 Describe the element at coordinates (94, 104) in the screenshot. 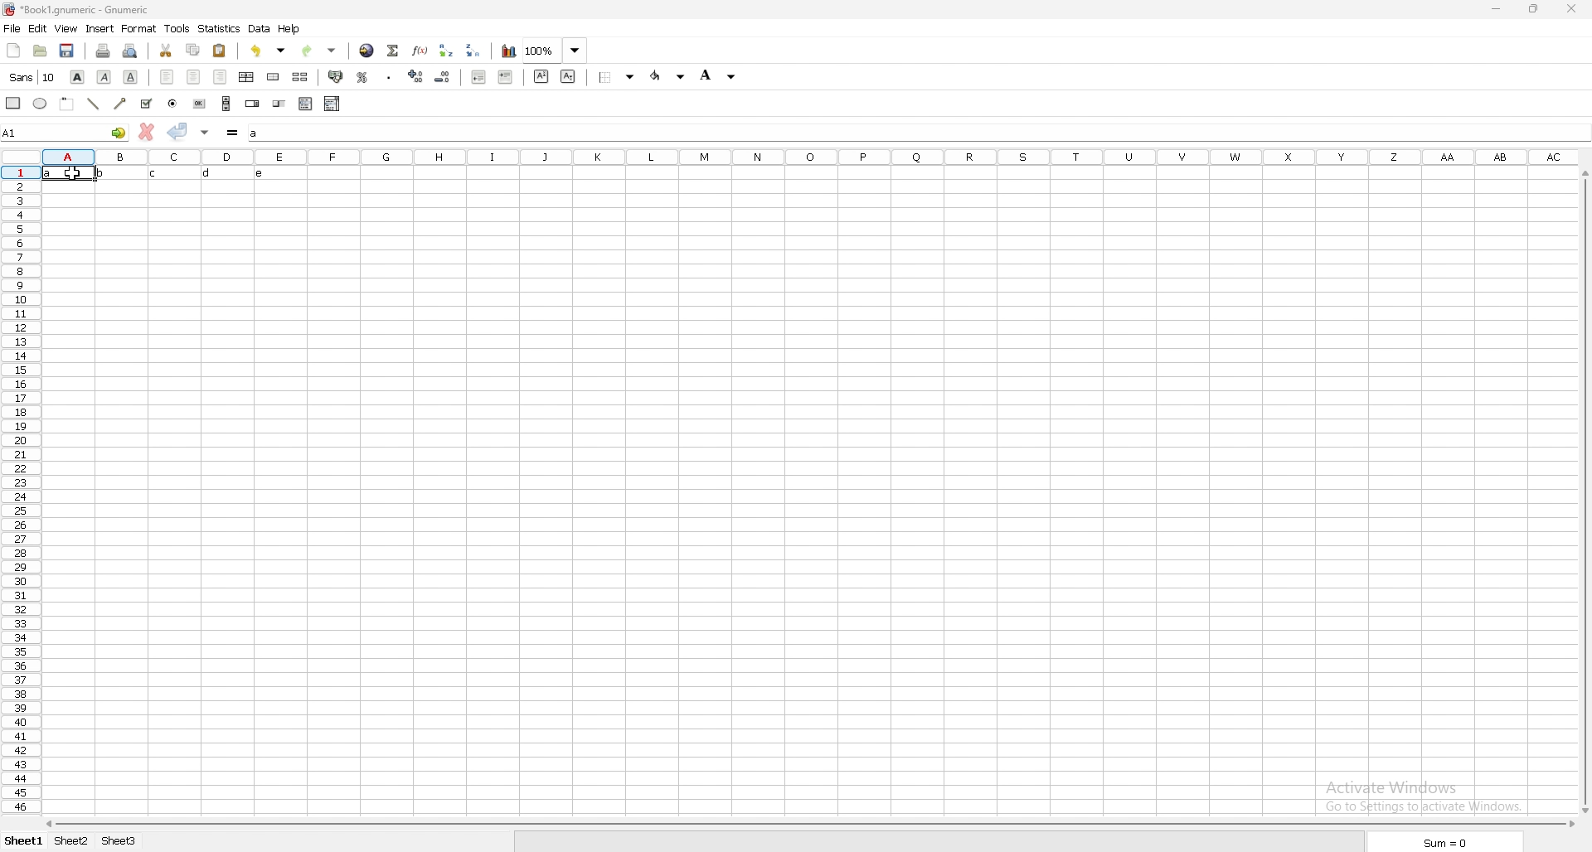

I see `line` at that location.